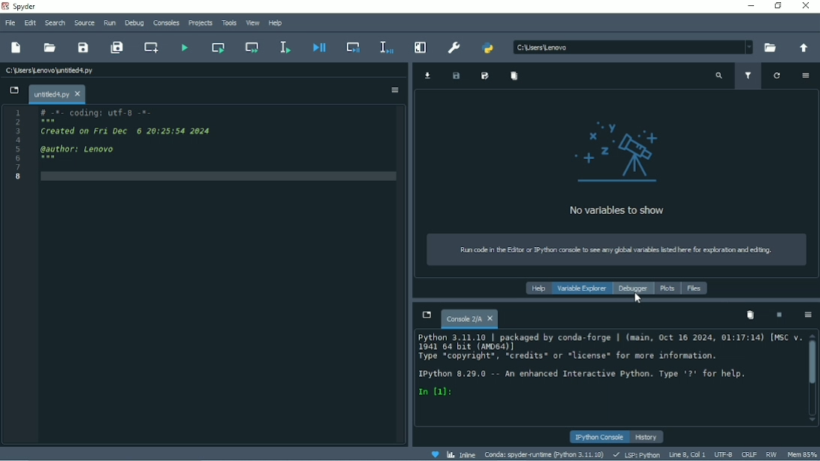 The width and height of the screenshot is (820, 461). Describe the element at coordinates (285, 47) in the screenshot. I see `Run selection or current line` at that location.